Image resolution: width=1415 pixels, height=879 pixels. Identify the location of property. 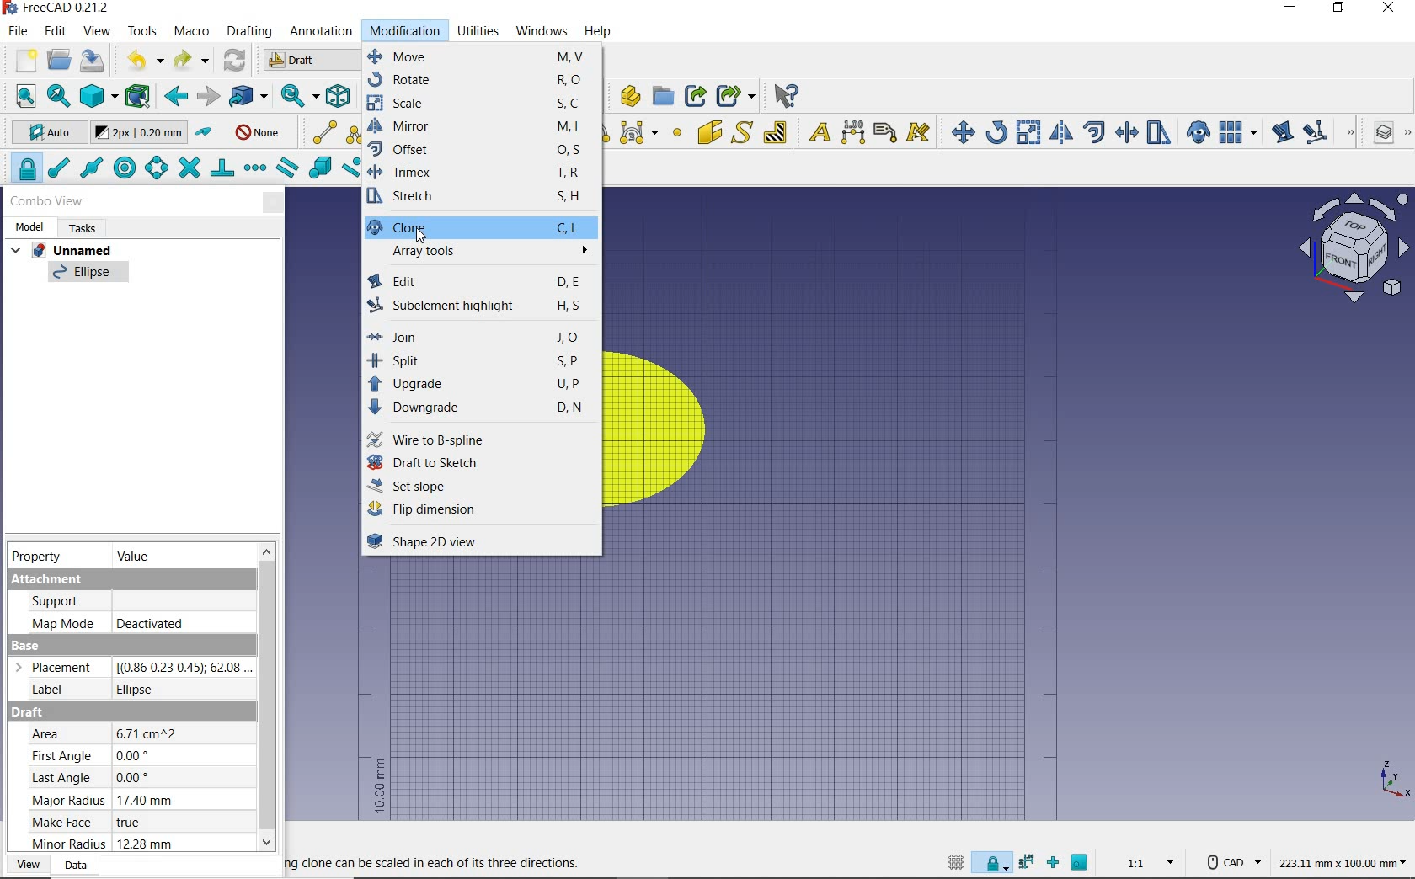
(40, 557).